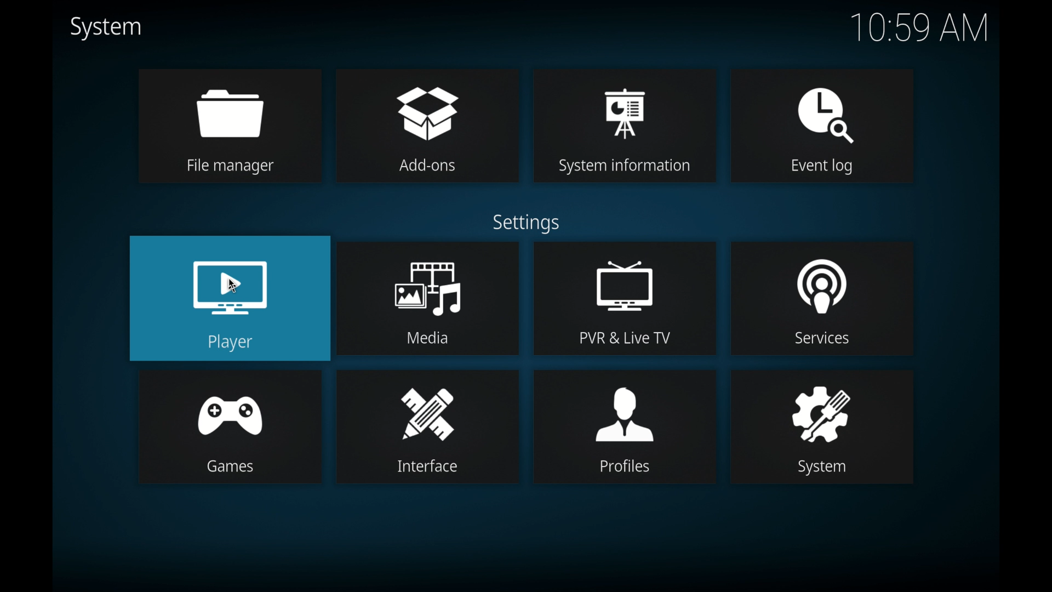  I want to click on file manager, so click(229, 126).